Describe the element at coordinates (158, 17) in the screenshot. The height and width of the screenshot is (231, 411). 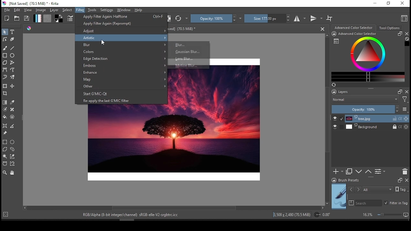
I see `Ctrl+F` at that location.